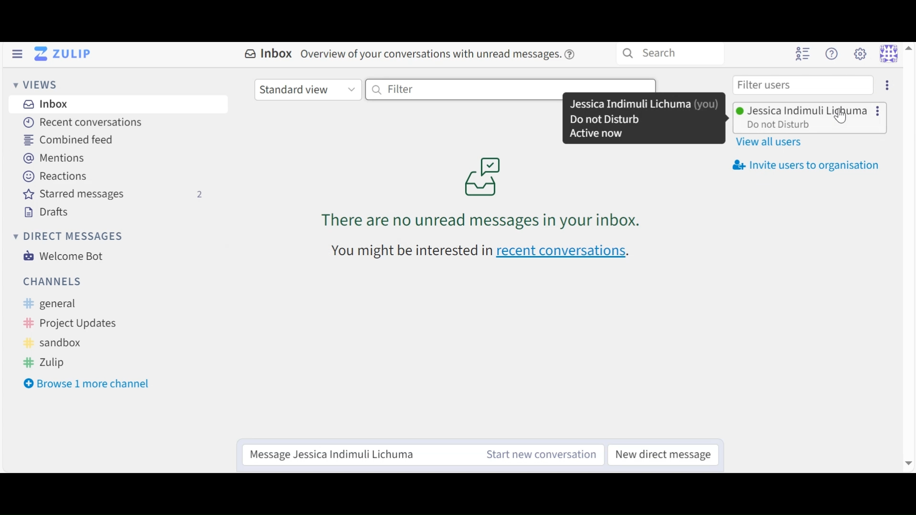 The image size is (916, 515). I want to click on sandbox, so click(55, 344).